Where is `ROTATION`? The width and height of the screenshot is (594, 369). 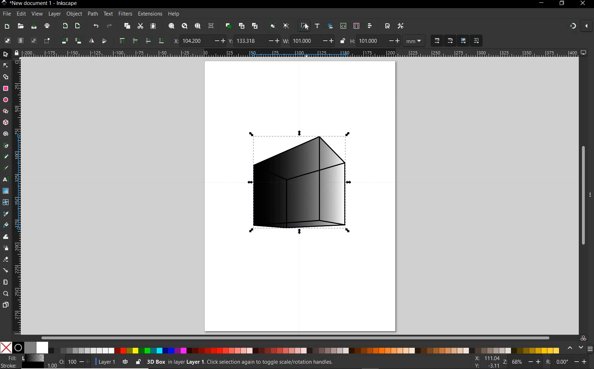
ROTATION is located at coordinates (547, 362).